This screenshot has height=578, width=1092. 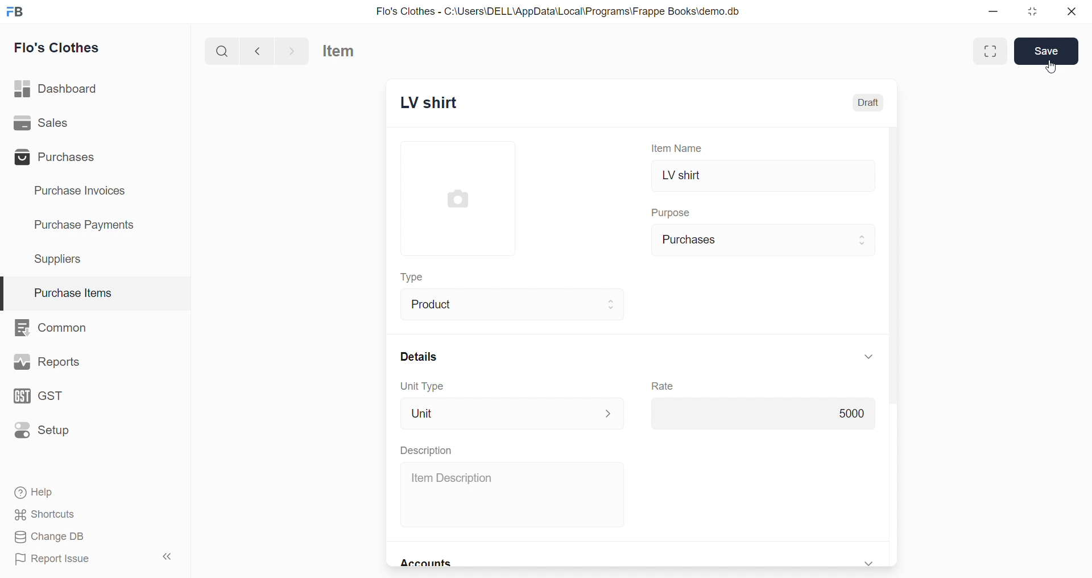 What do you see at coordinates (92, 514) in the screenshot?
I see `Shortcuts` at bounding box center [92, 514].